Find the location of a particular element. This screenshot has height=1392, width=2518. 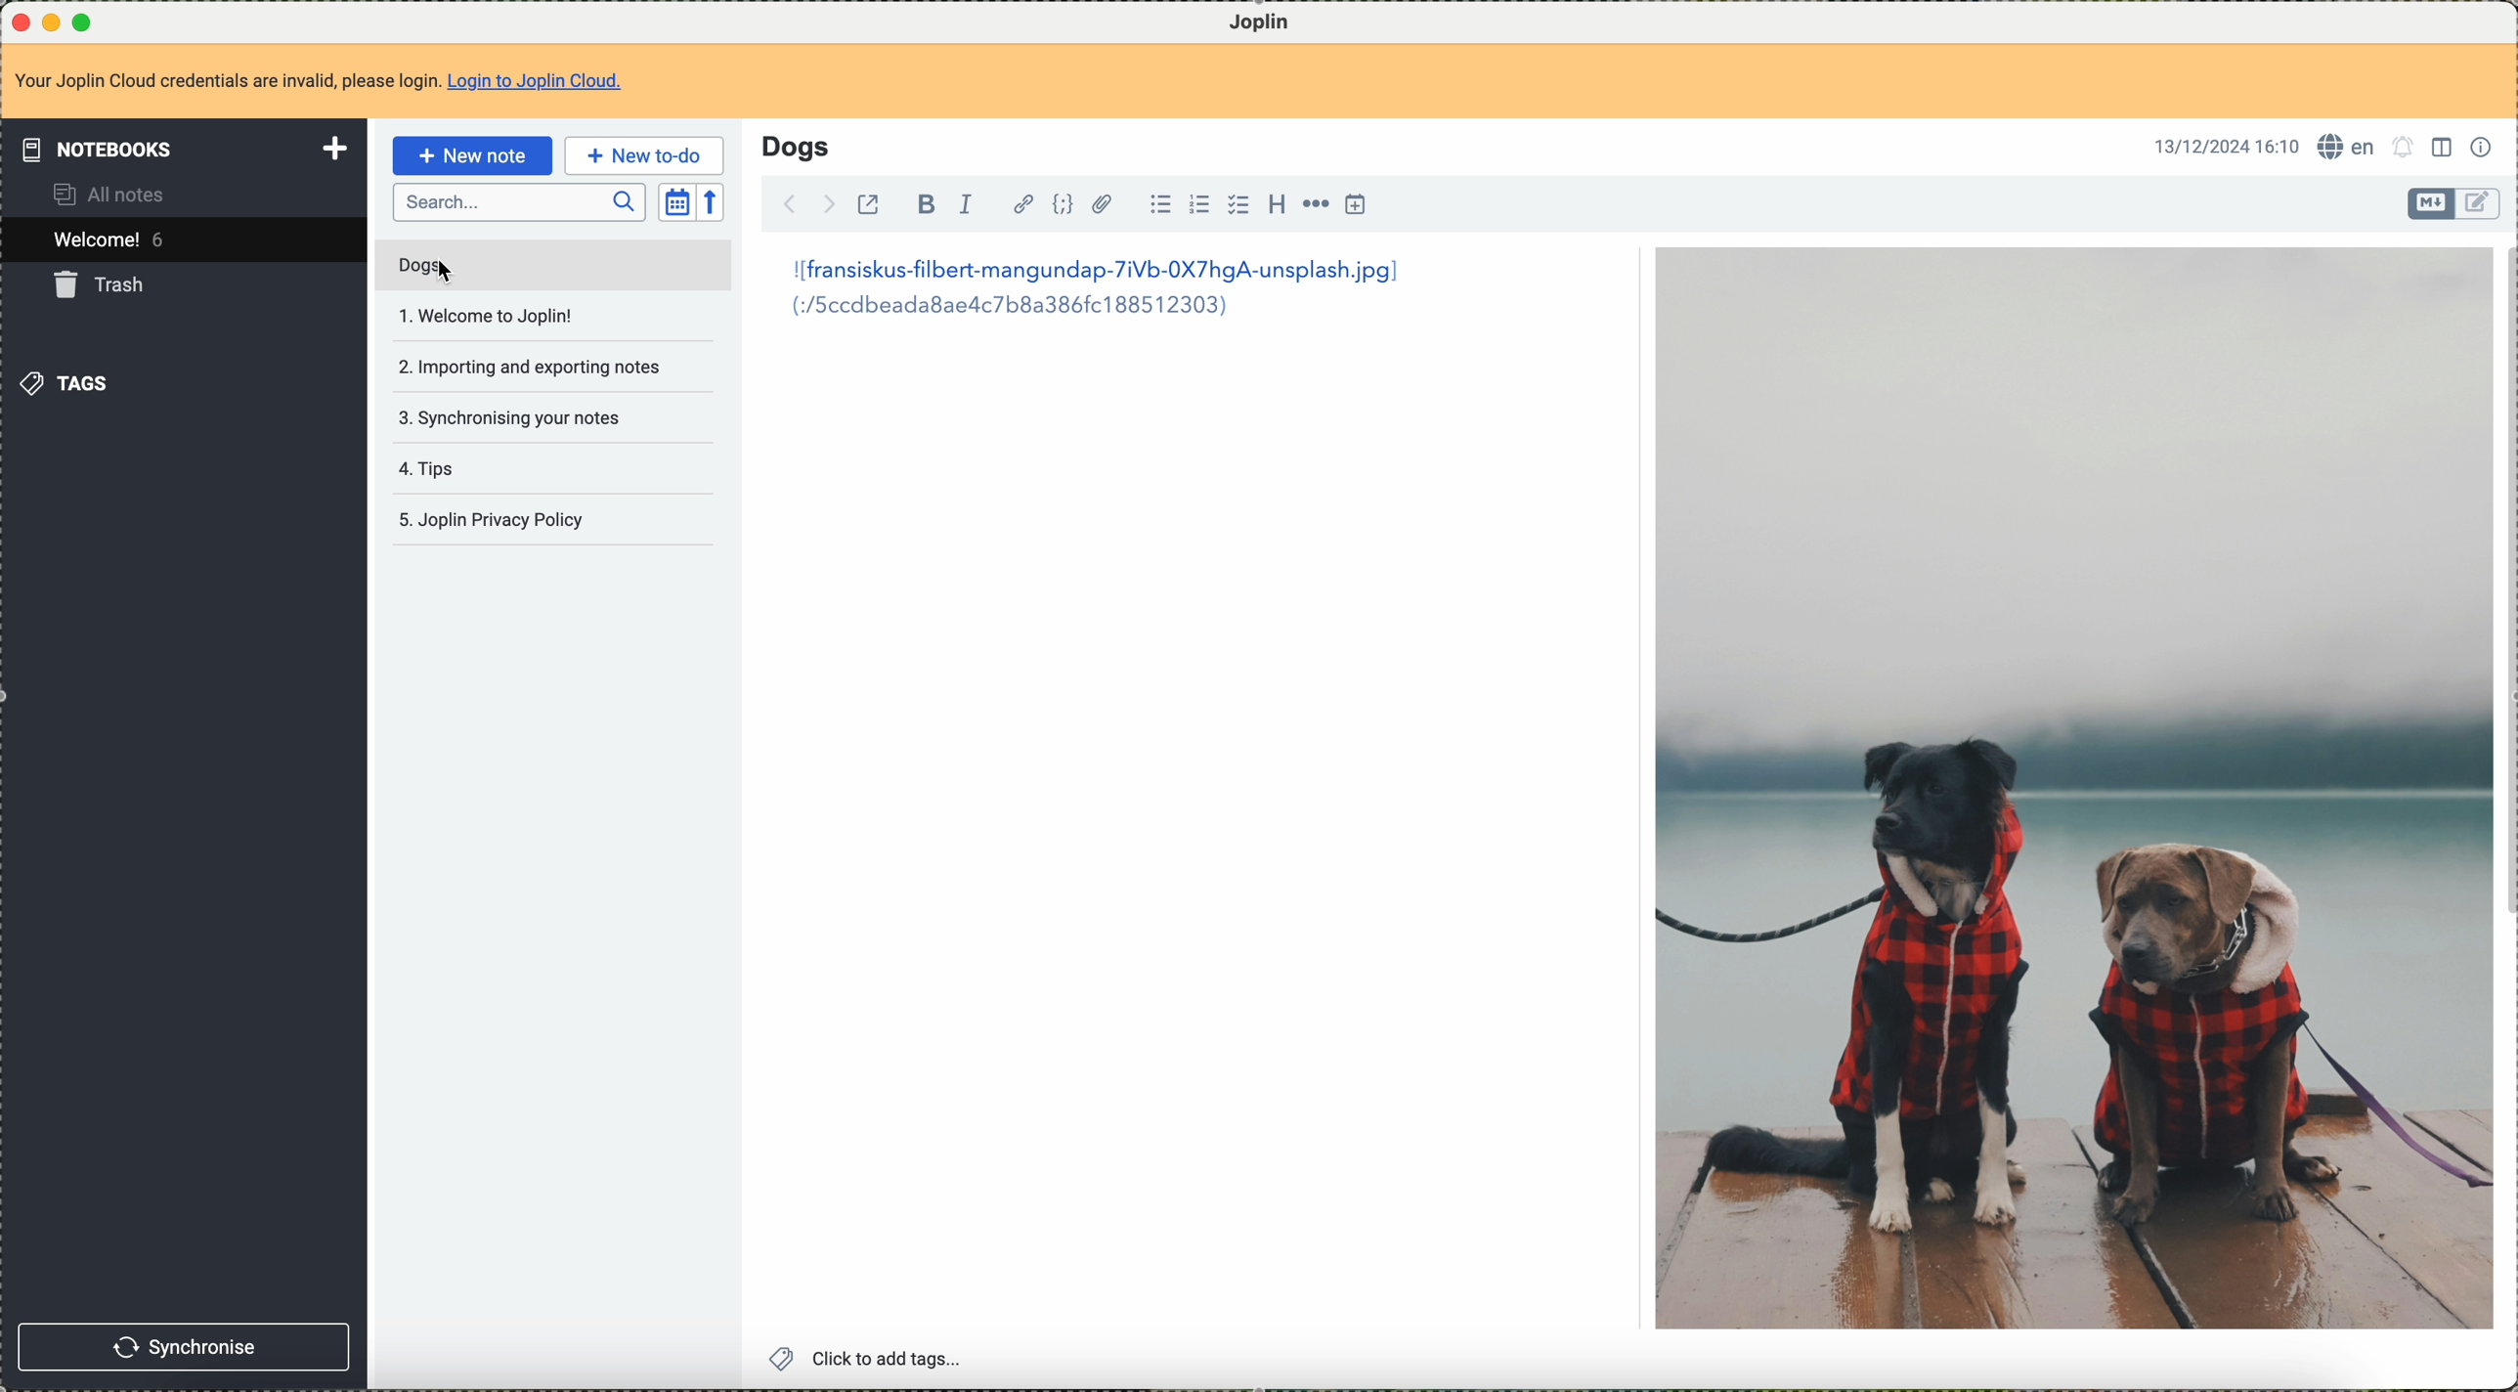

new note is located at coordinates (470, 154).